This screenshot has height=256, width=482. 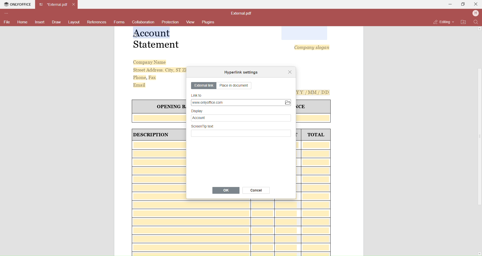 What do you see at coordinates (479, 137) in the screenshot?
I see `Scroll Bar` at bounding box center [479, 137].